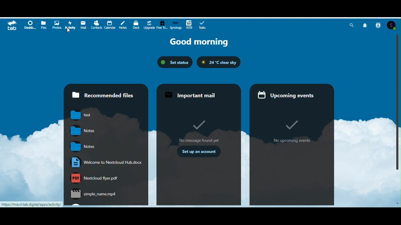  What do you see at coordinates (97, 25) in the screenshot?
I see `Contacts` at bounding box center [97, 25].